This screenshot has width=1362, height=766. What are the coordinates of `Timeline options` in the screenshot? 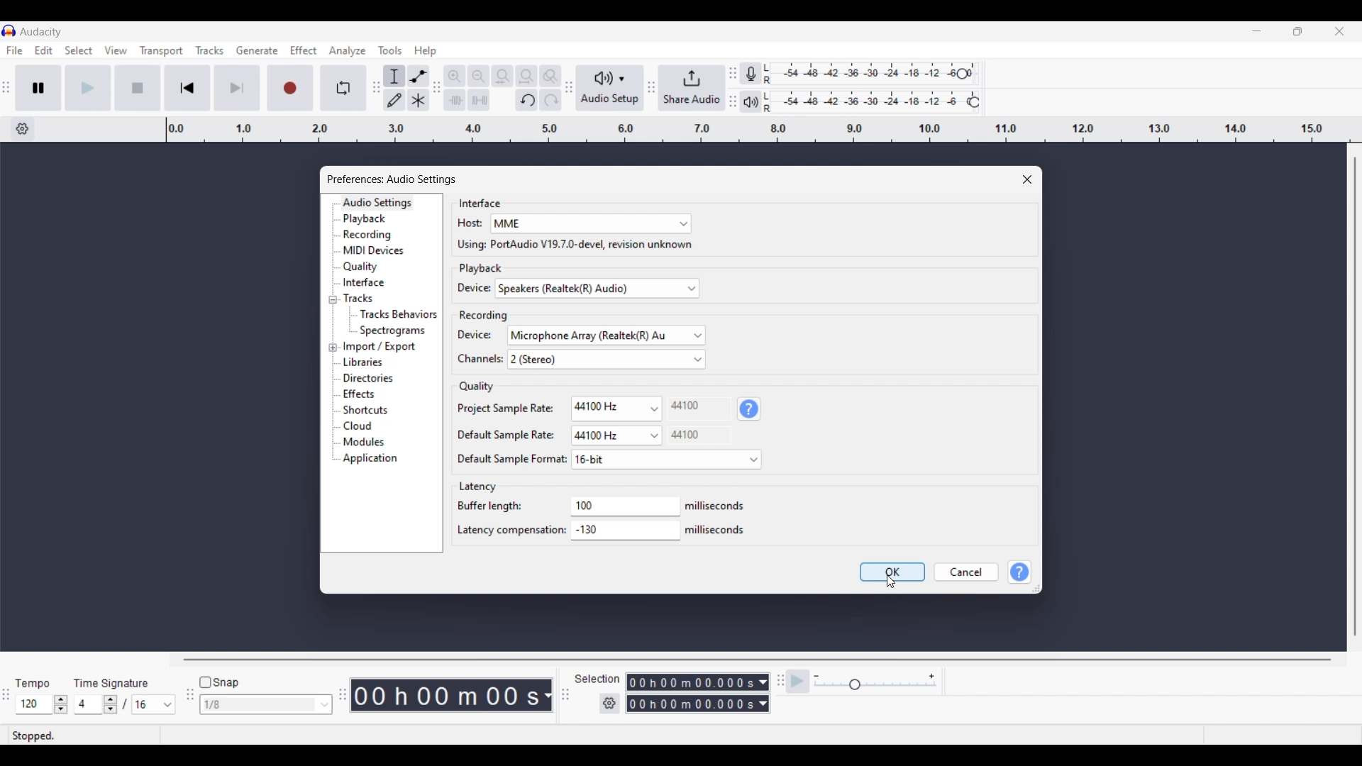 It's located at (22, 129).